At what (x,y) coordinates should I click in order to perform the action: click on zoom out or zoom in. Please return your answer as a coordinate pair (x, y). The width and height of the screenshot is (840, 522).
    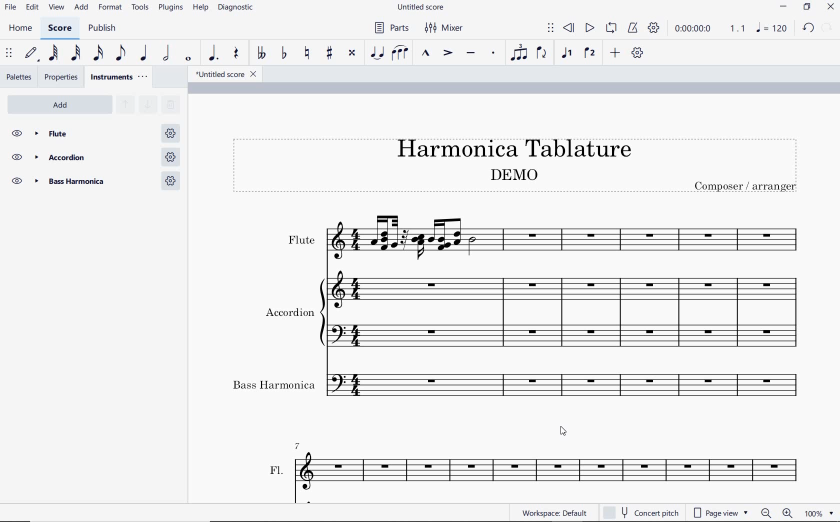
    Looking at the image, I should click on (776, 513).